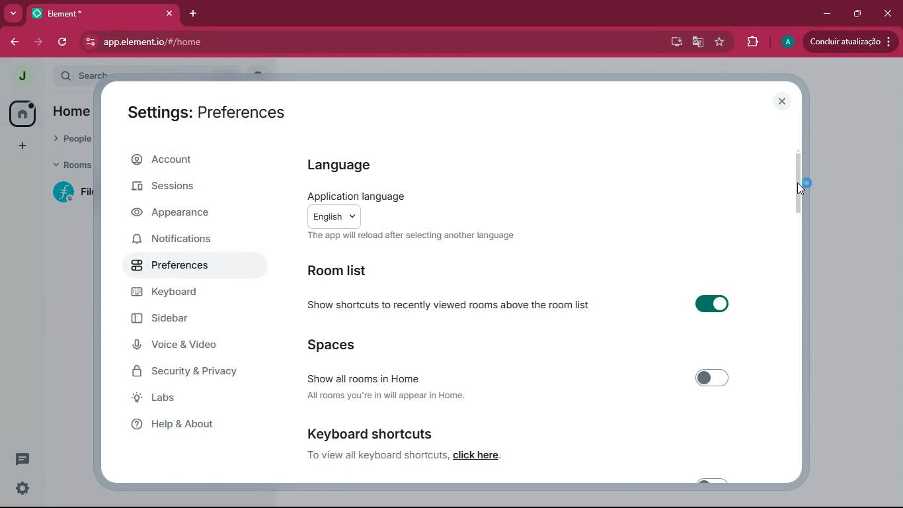 The width and height of the screenshot is (903, 508). Describe the element at coordinates (13, 42) in the screenshot. I see `back` at that location.